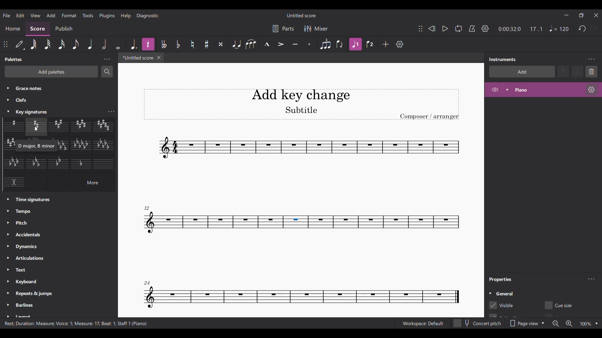 The image size is (602, 338). What do you see at coordinates (521, 29) in the screenshot?
I see `Music score duration` at bounding box center [521, 29].